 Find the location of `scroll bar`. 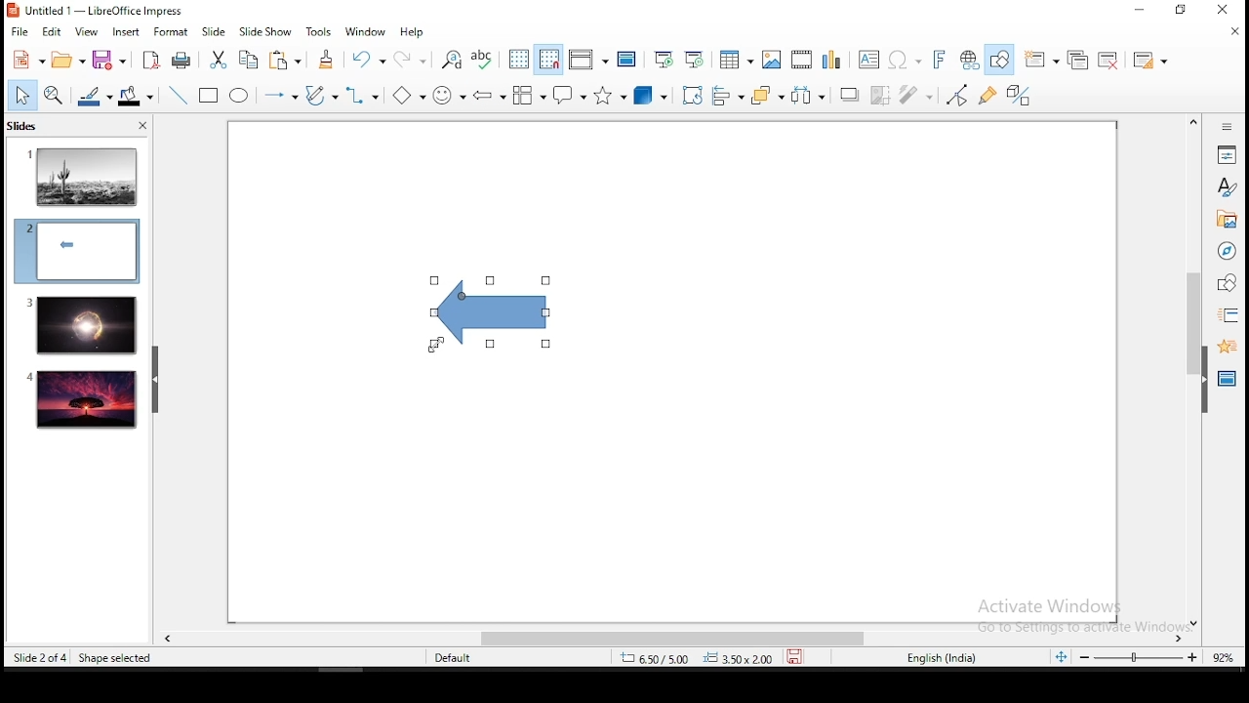

scroll bar is located at coordinates (1190, 371).